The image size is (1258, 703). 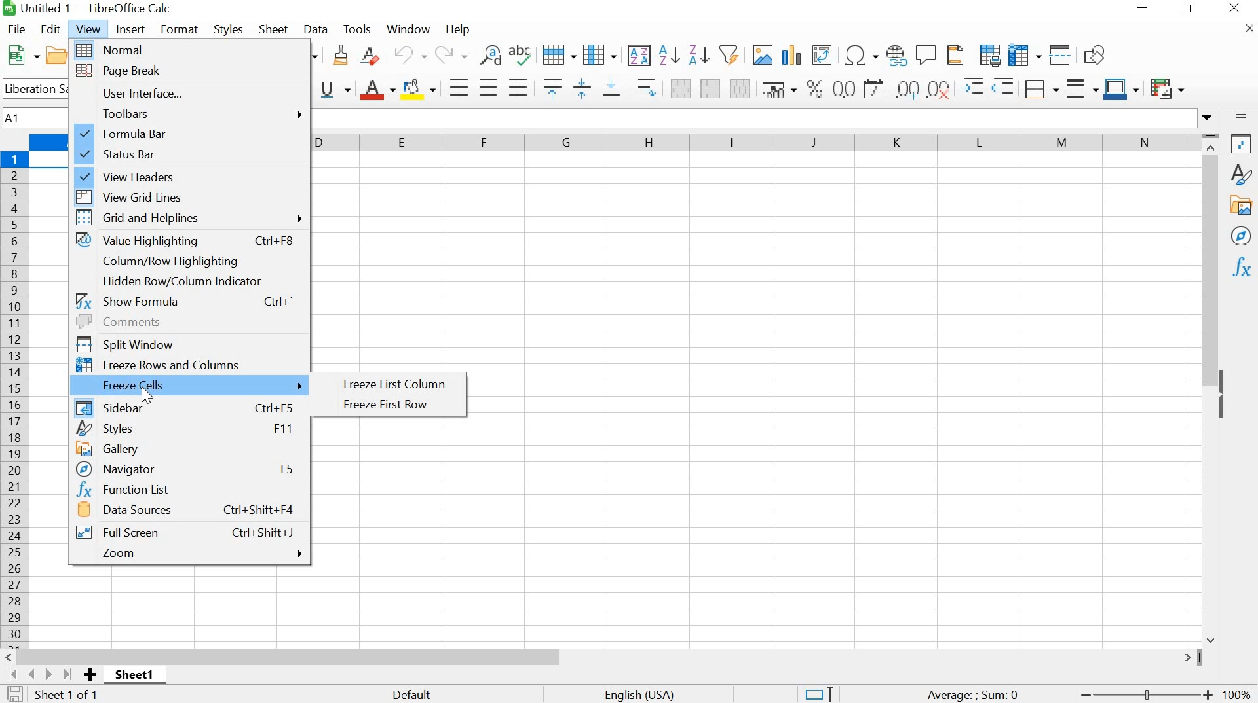 I want to click on IMAGE, so click(x=762, y=54).